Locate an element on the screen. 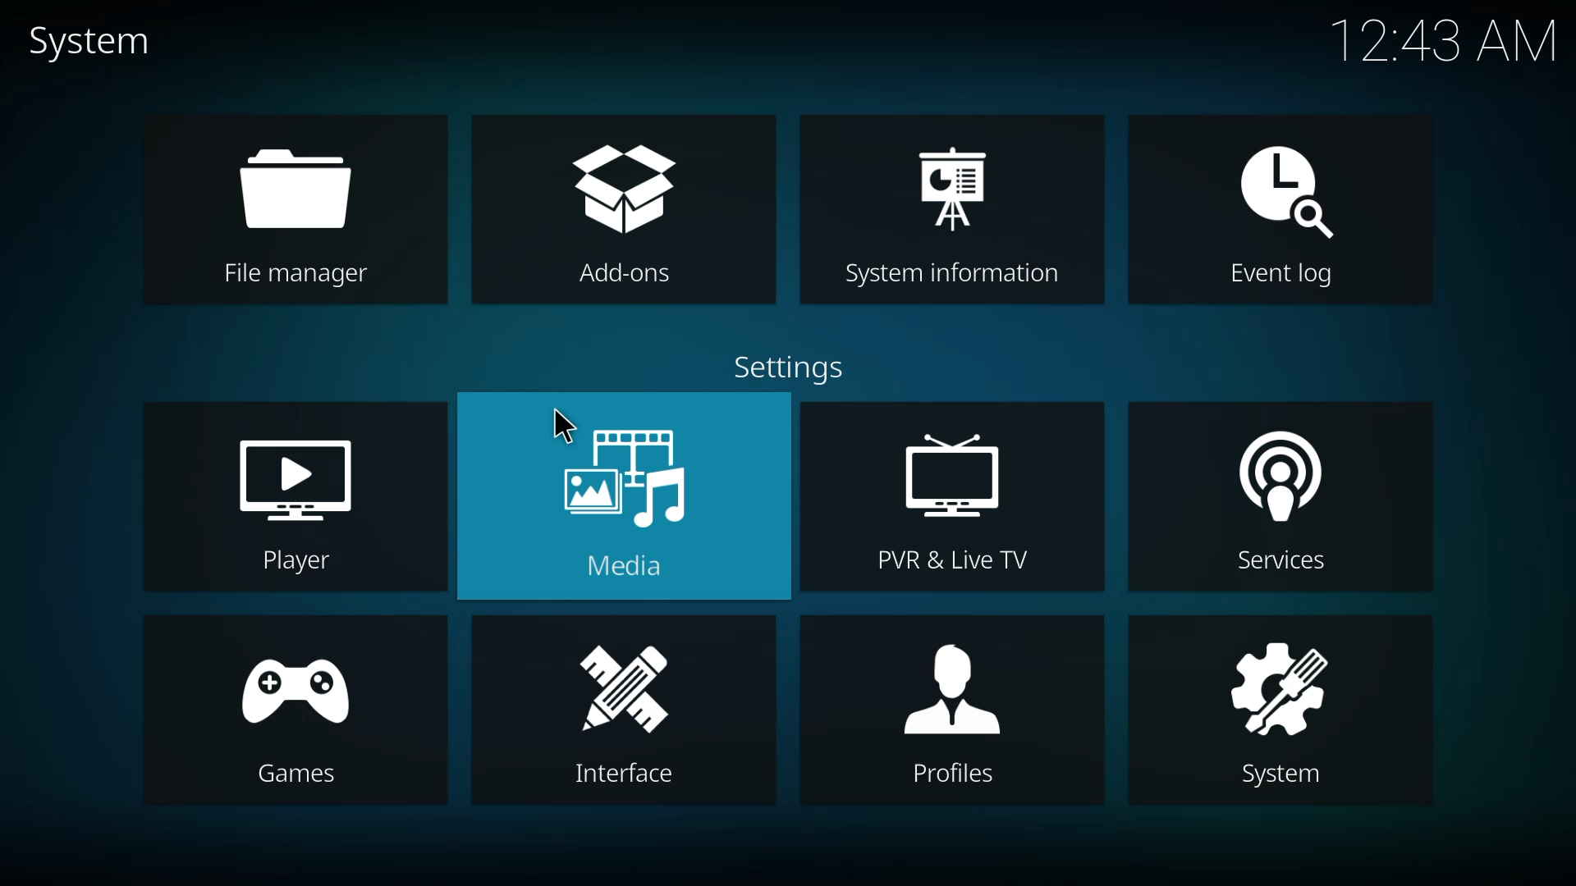  interface is located at coordinates (621, 715).